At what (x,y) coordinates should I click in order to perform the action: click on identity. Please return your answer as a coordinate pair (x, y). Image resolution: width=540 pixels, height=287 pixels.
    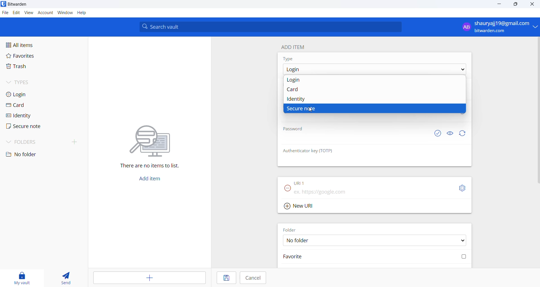
    Looking at the image, I should click on (30, 116).